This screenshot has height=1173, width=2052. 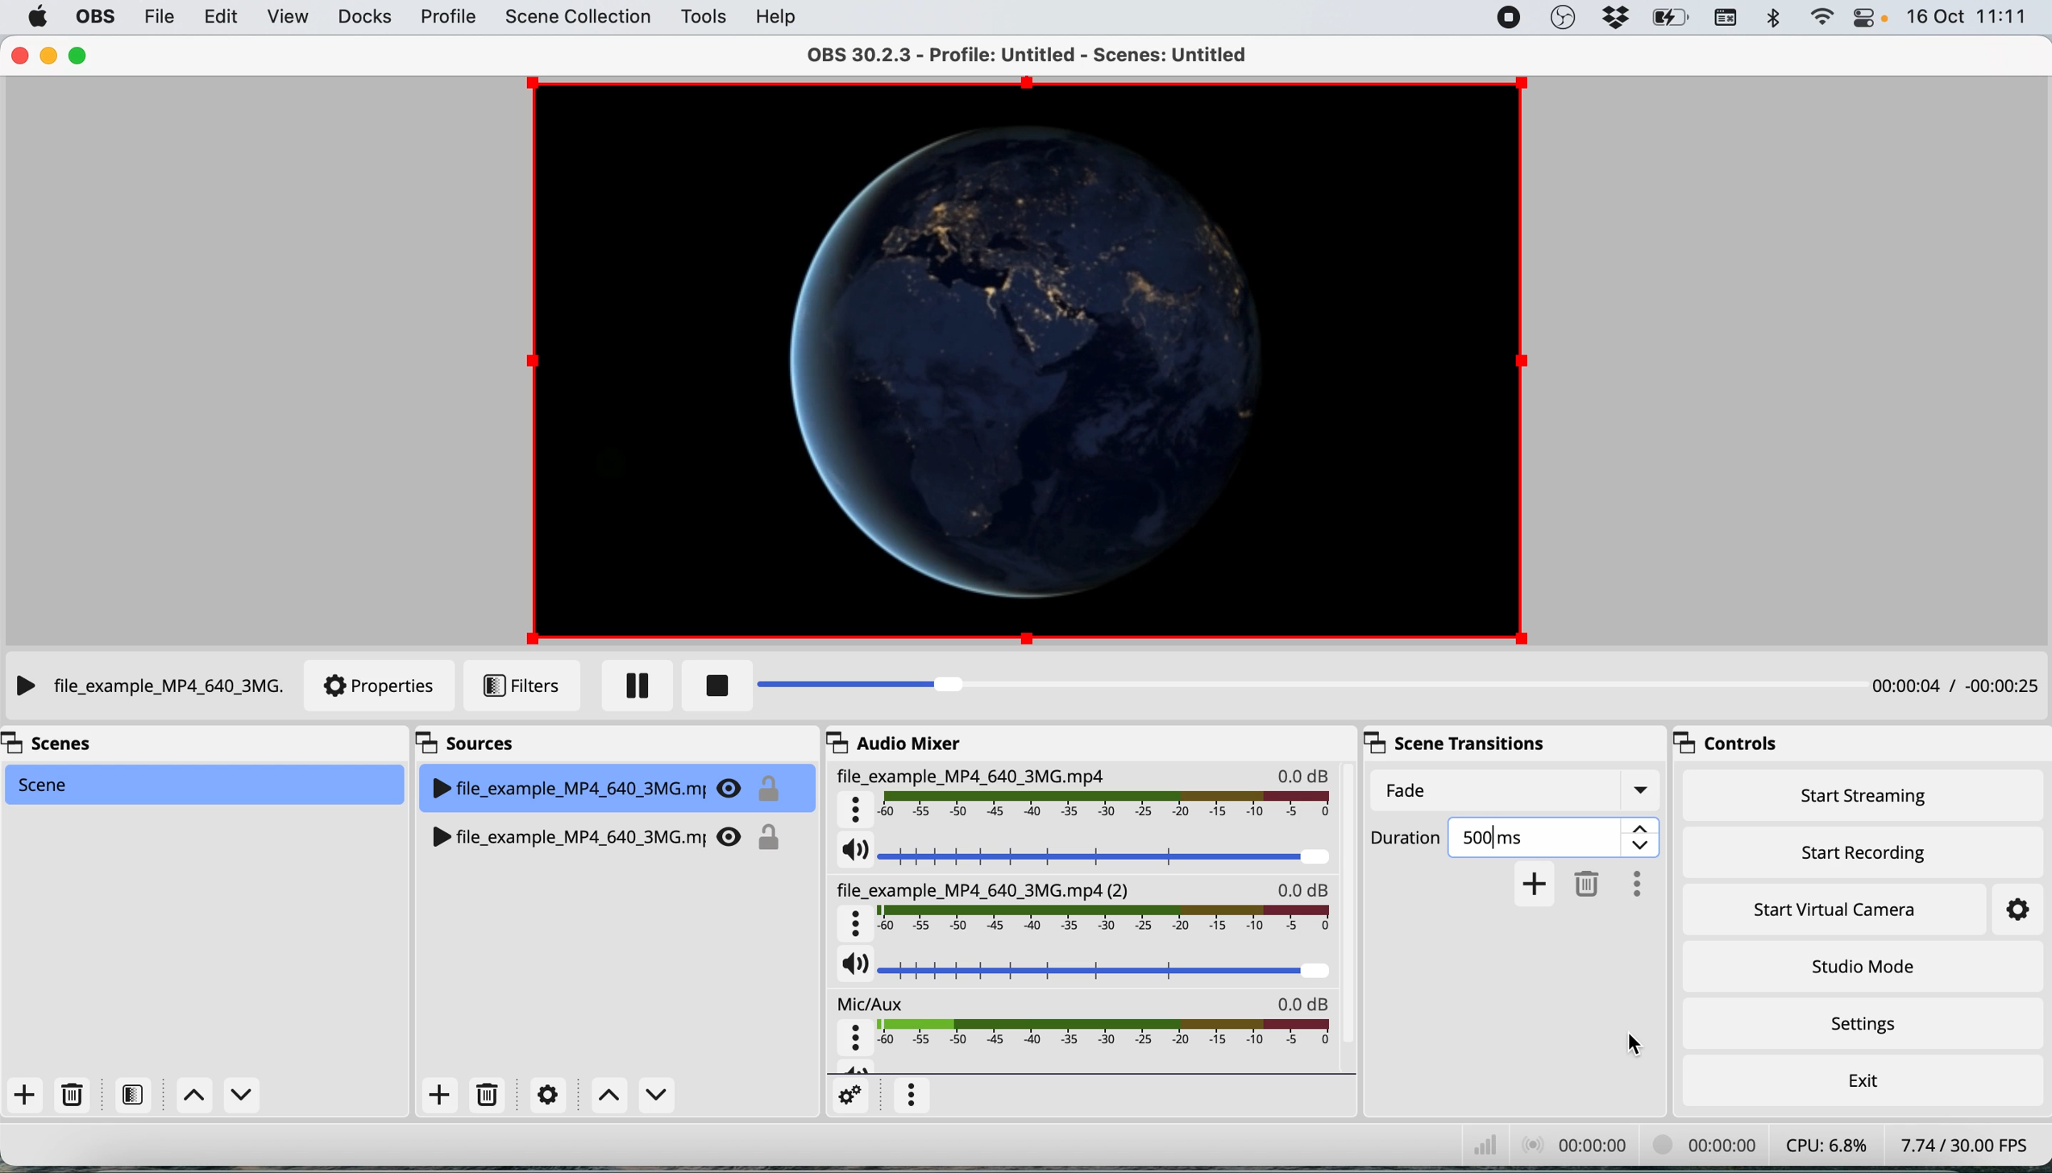 What do you see at coordinates (579, 19) in the screenshot?
I see `scene collection` at bounding box center [579, 19].